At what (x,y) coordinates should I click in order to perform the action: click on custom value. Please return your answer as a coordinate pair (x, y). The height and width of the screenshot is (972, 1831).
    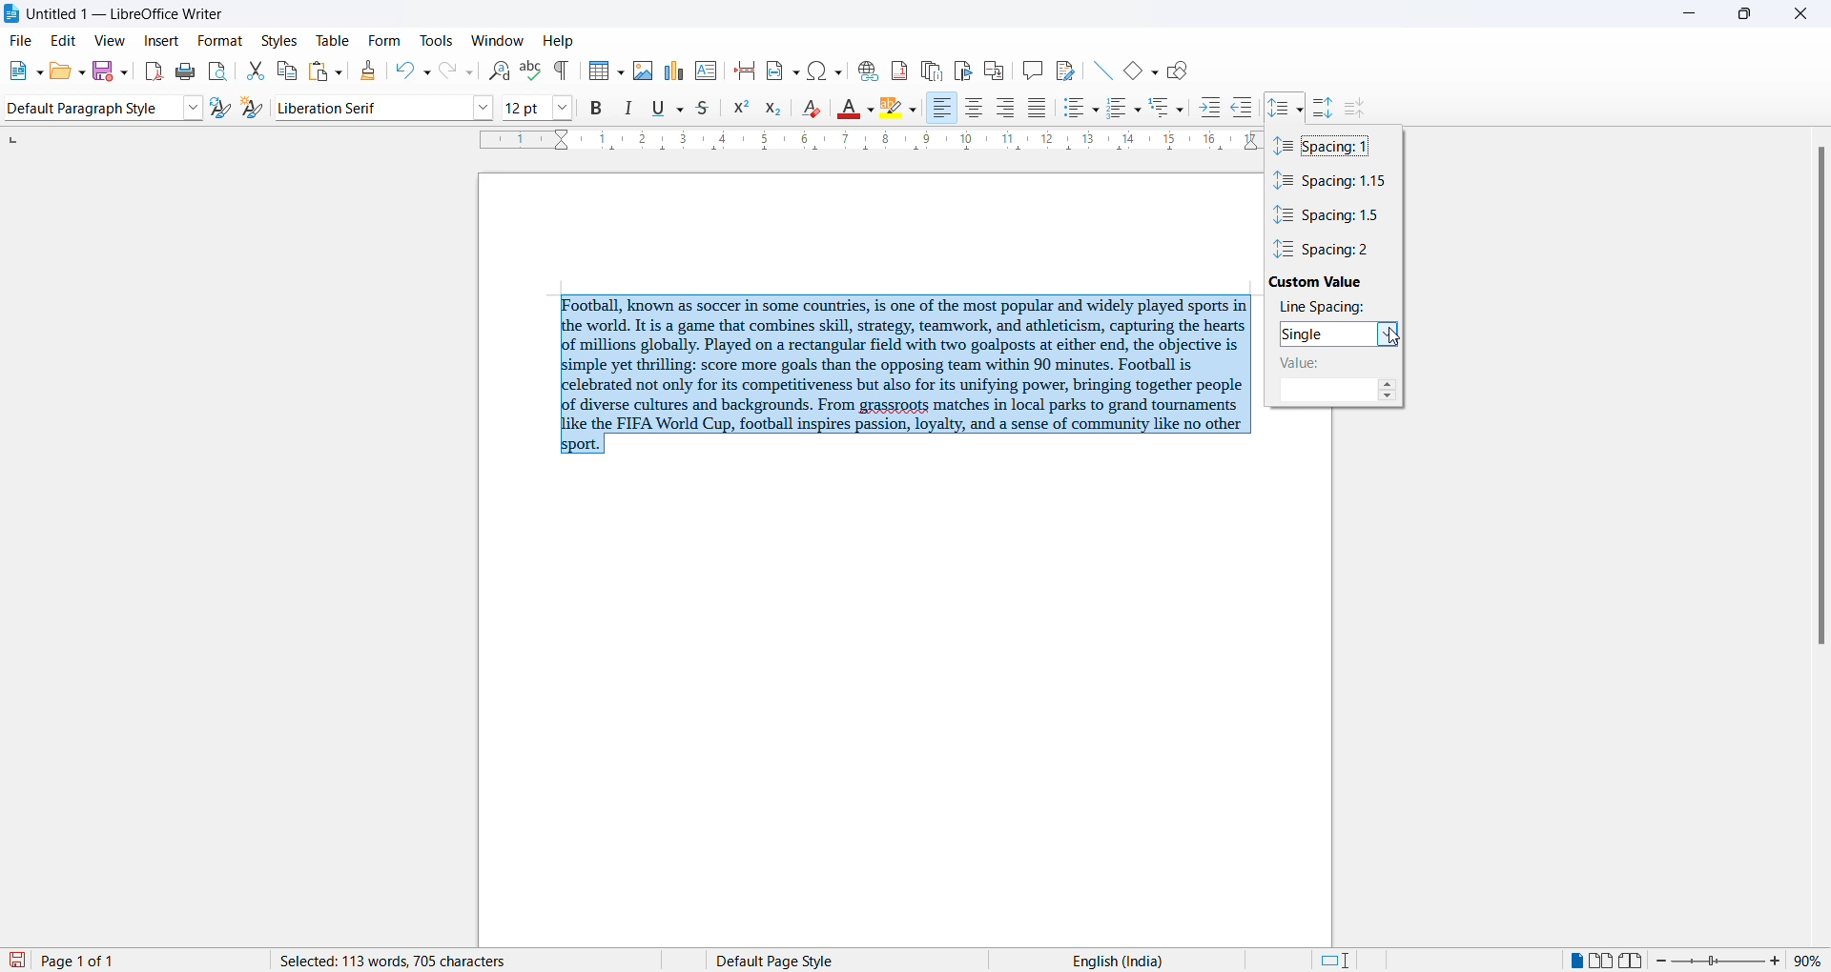
    Looking at the image, I should click on (1325, 278).